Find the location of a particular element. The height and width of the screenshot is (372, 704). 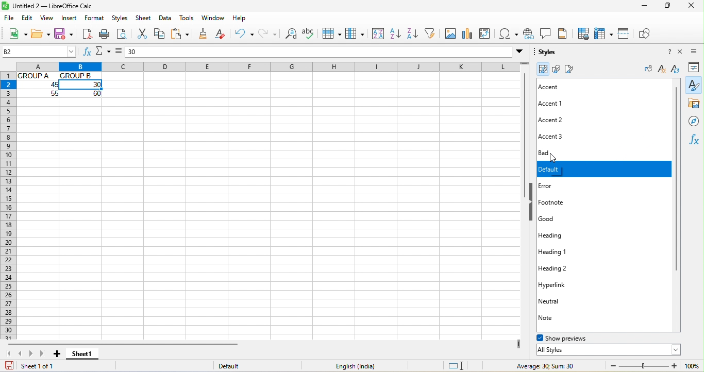

vertical scroll bar is located at coordinates (680, 180).